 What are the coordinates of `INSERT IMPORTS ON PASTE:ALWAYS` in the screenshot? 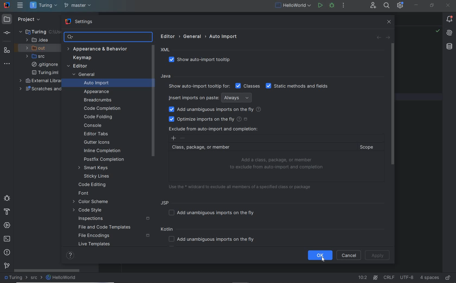 It's located at (211, 97).